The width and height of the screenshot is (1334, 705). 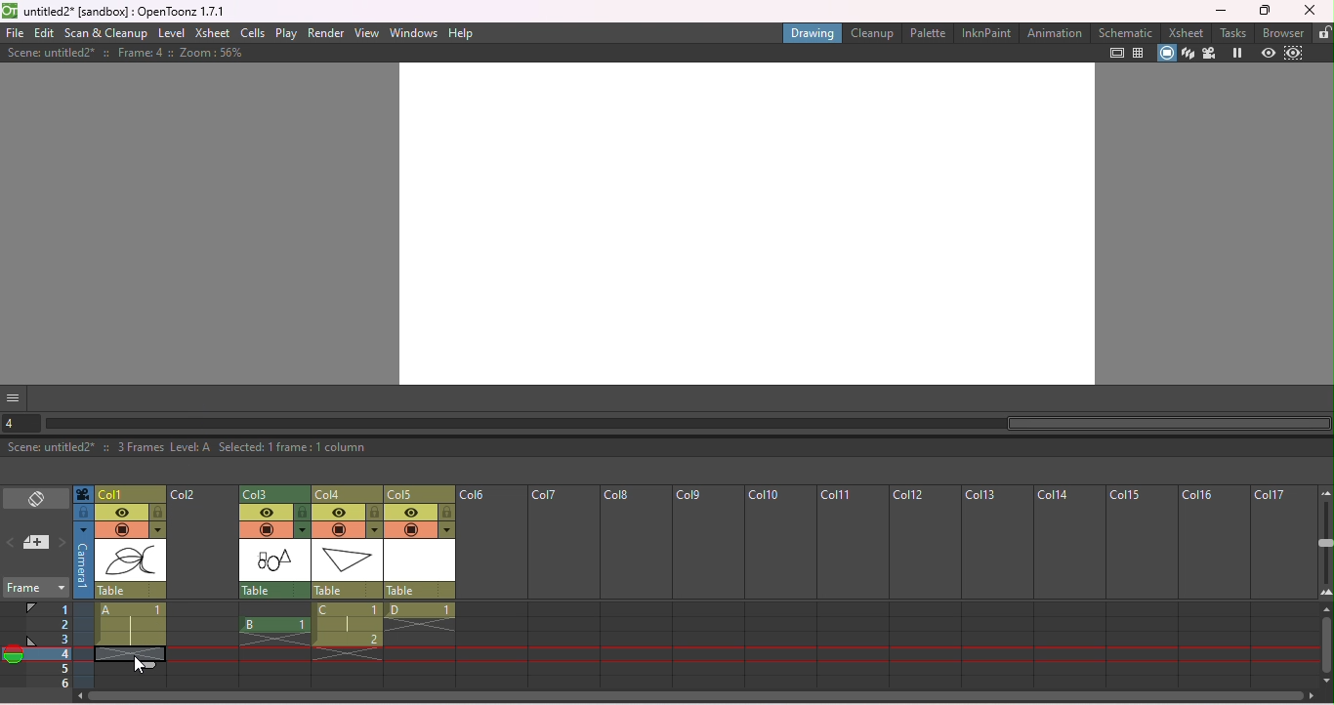 I want to click on column 11, so click(x=853, y=588).